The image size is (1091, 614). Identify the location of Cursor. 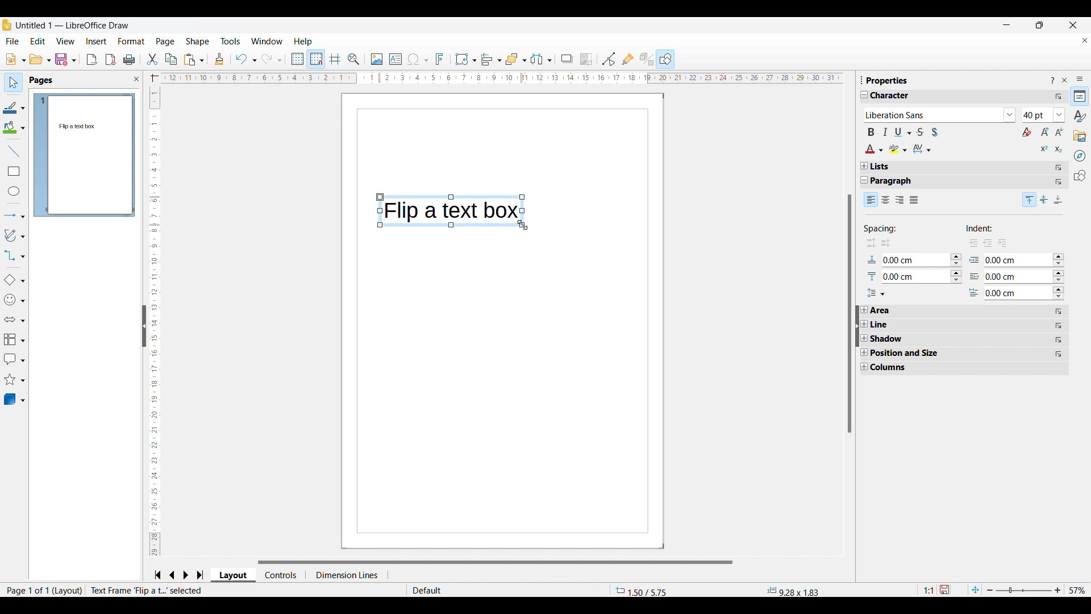
(524, 225).